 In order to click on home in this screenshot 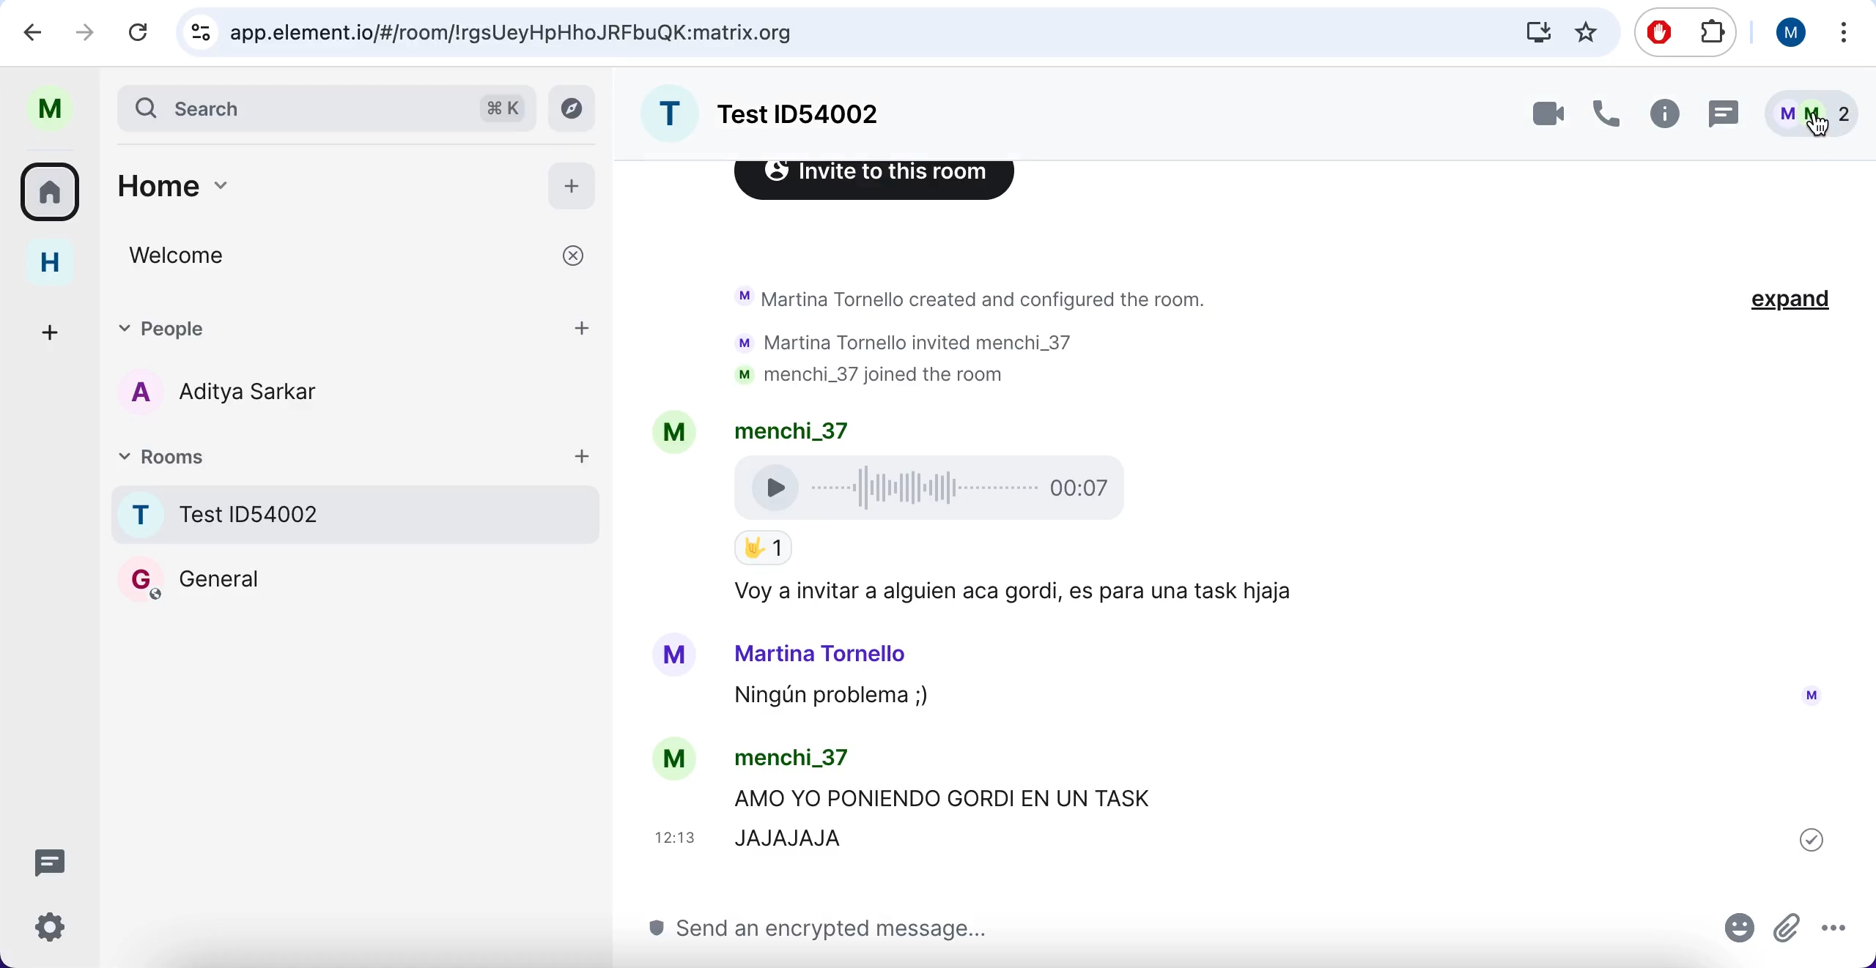, I will do `click(312, 186)`.